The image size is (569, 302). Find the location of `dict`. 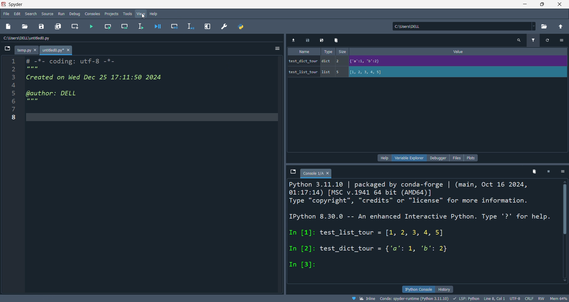

dict is located at coordinates (327, 62).